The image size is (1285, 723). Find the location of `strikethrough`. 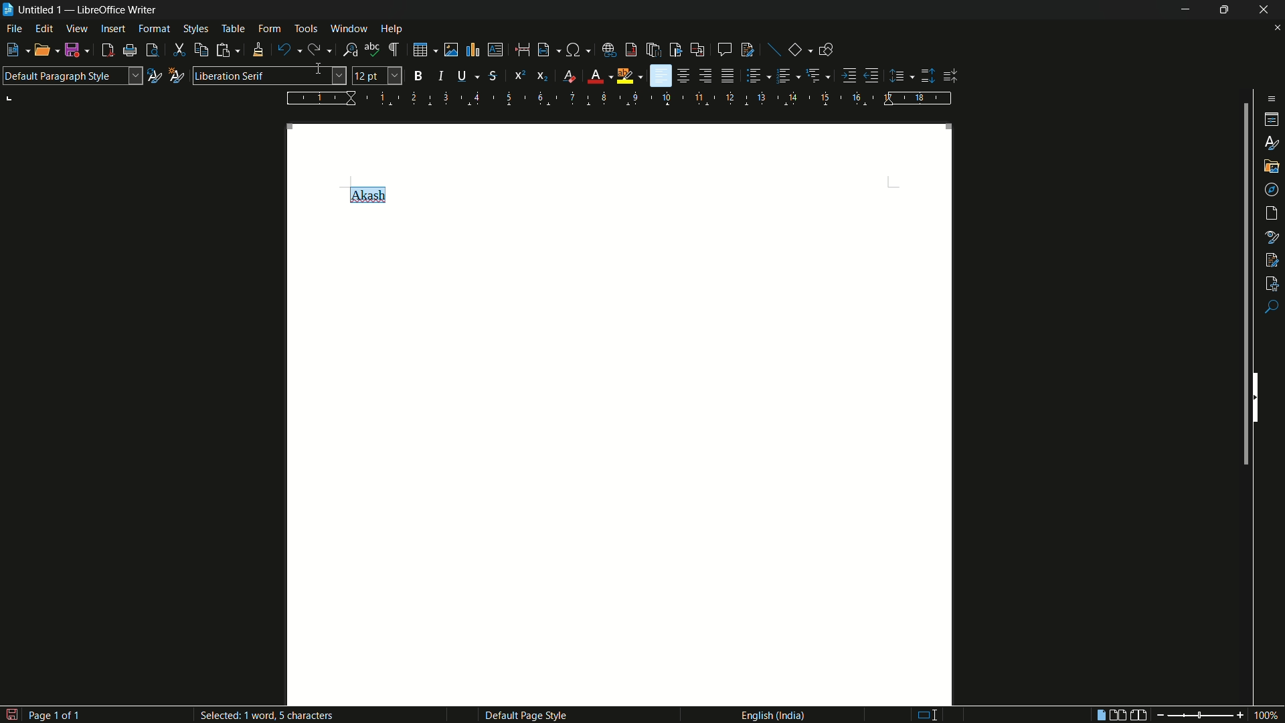

strikethrough is located at coordinates (492, 76).